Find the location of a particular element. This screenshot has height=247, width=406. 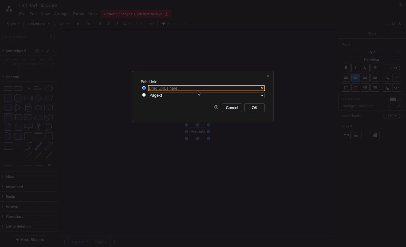

Bullet is located at coordinates (356, 88).